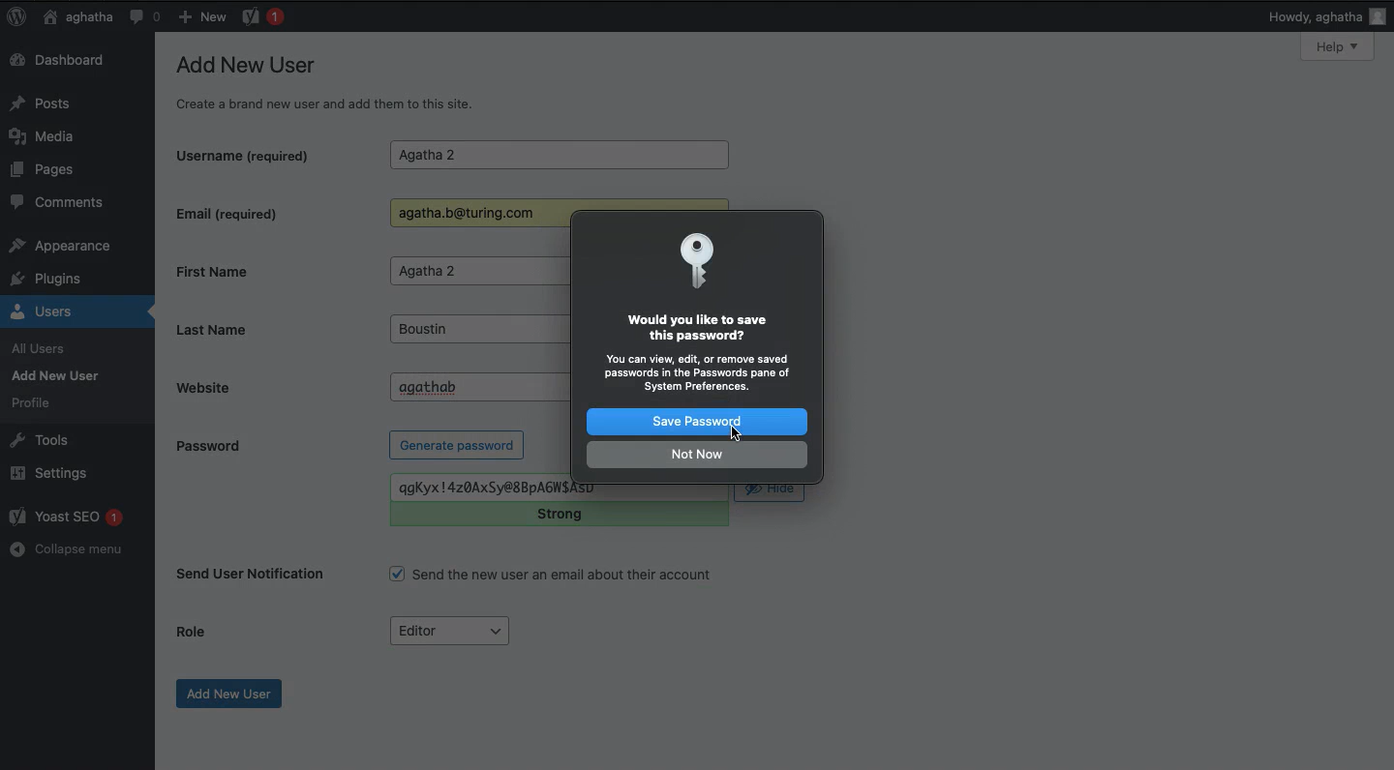 The height and width of the screenshot is (770, 1394). Describe the element at coordinates (61, 248) in the screenshot. I see `appearance` at that location.